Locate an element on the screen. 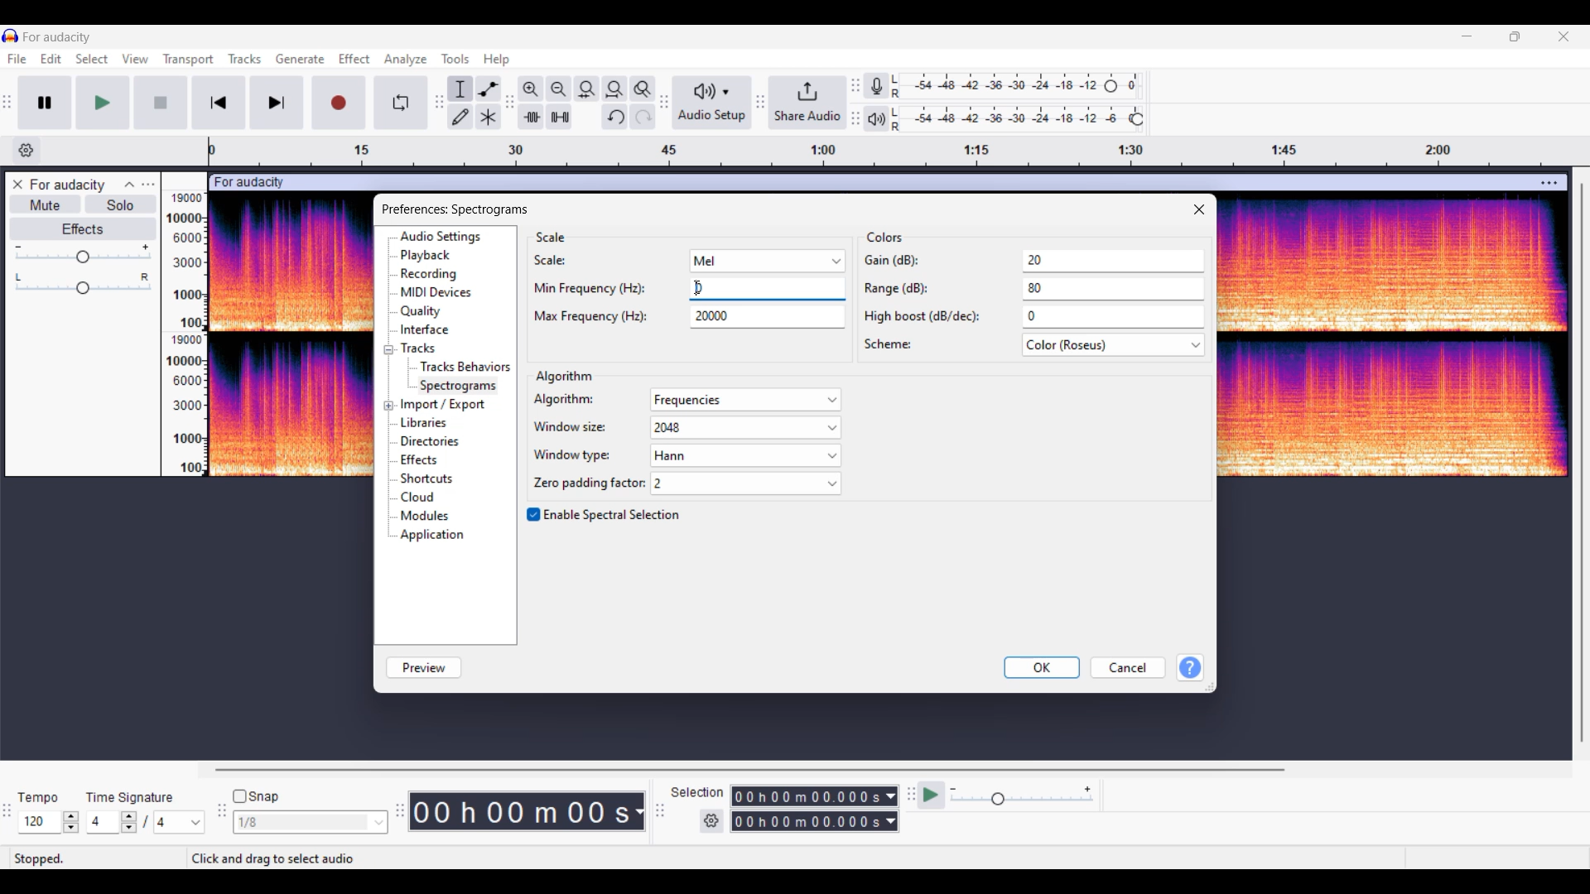 The image size is (1590, 894). OK is located at coordinates (1042, 667).